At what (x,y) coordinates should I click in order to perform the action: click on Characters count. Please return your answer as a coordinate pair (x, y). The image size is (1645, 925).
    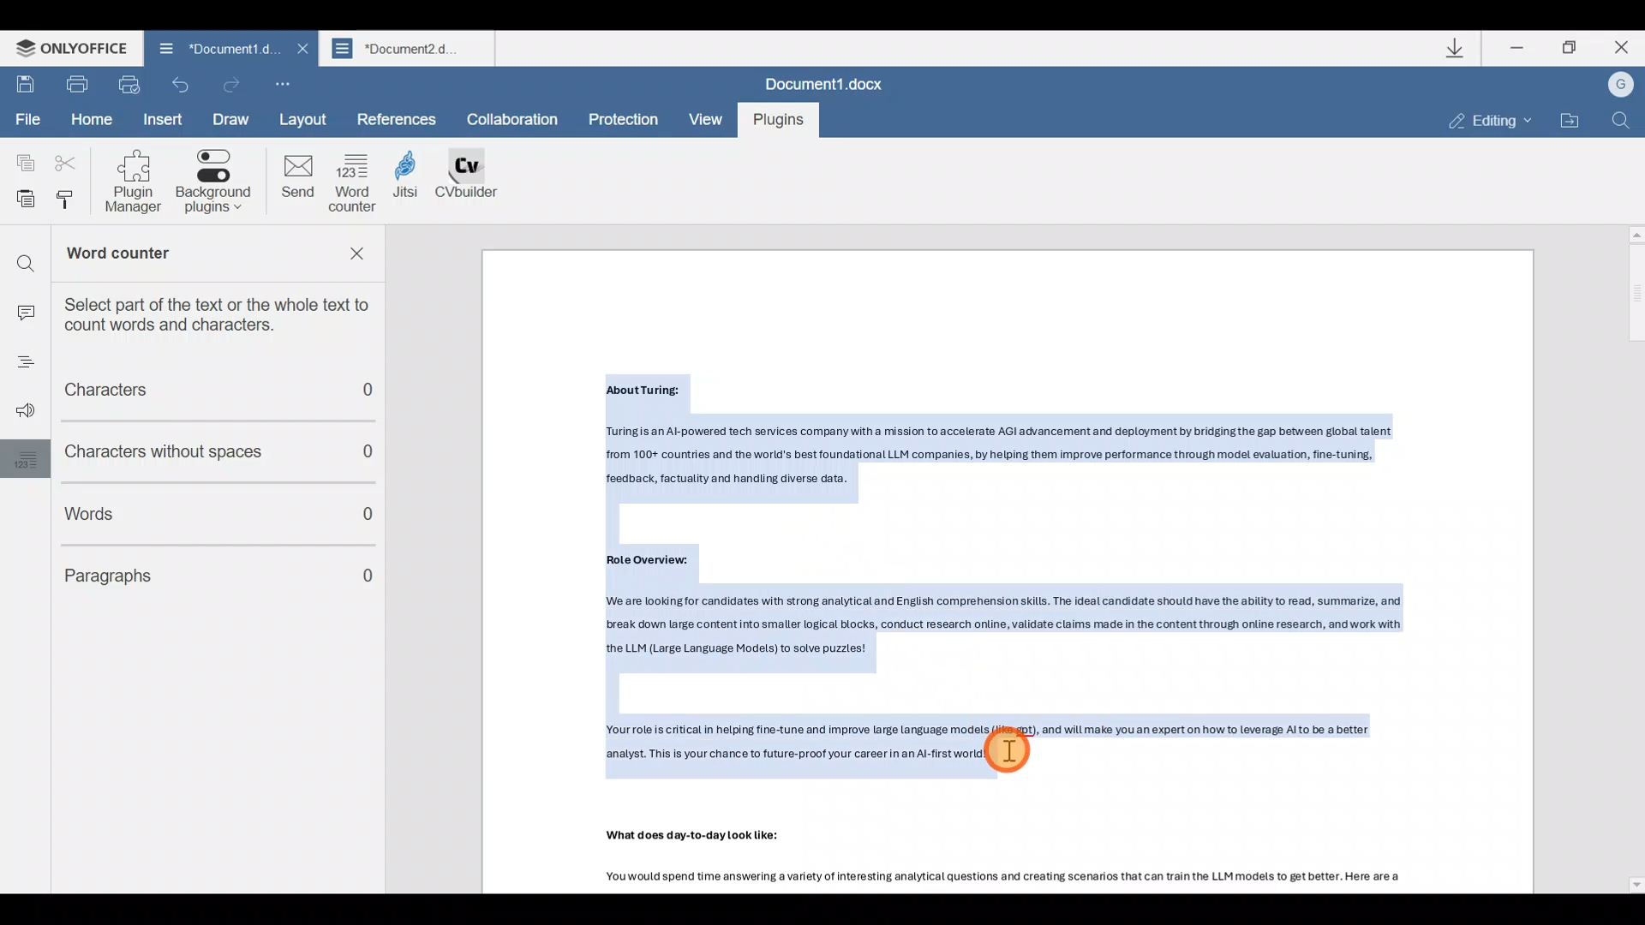
    Looking at the image, I should click on (206, 392).